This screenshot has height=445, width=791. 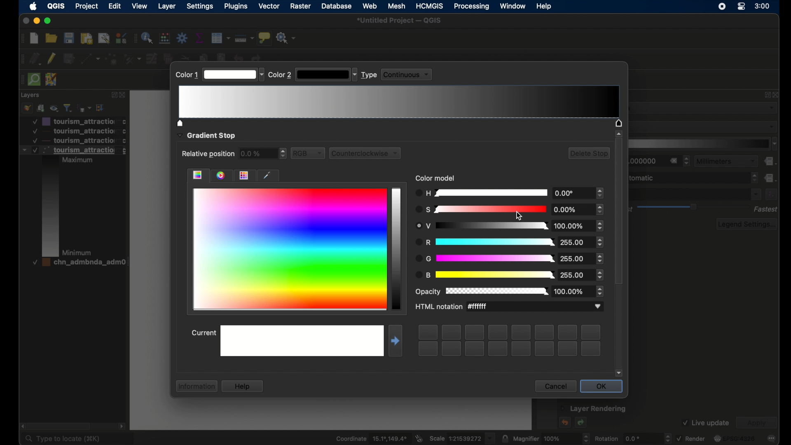 I want to click on current color, so click(x=398, y=250).